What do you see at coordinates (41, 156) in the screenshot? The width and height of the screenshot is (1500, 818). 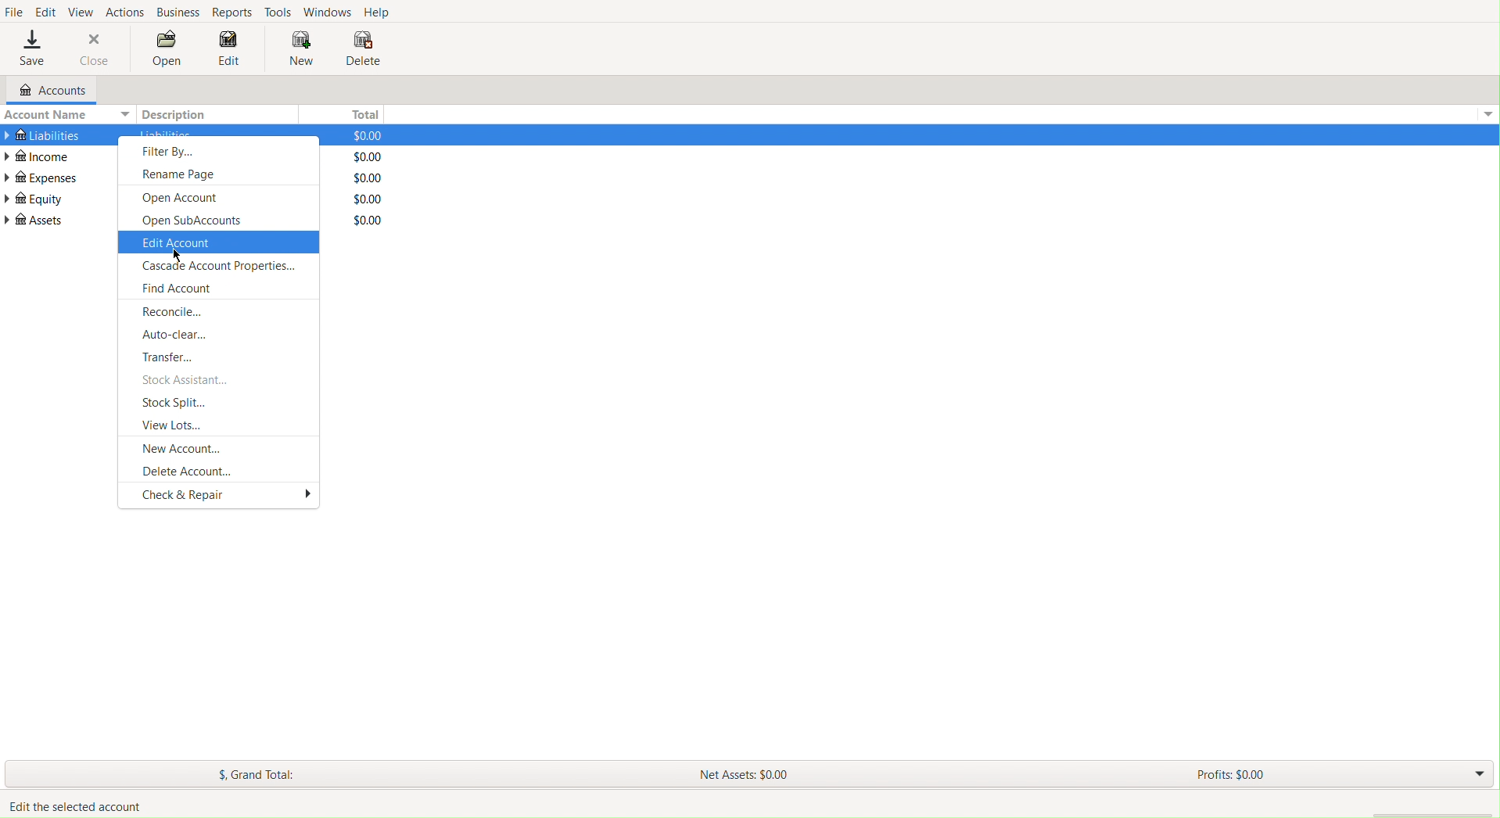 I see `Income` at bounding box center [41, 156].